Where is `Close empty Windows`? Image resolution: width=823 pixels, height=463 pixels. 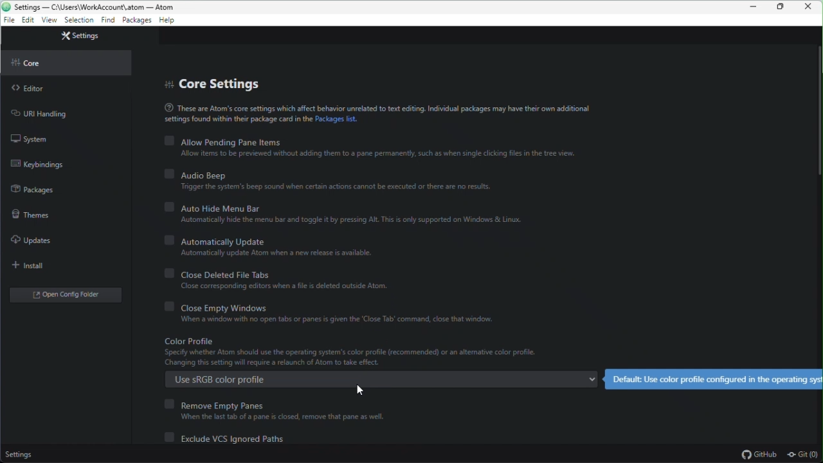 Close empty Windows is located at coordinates (329, 314).